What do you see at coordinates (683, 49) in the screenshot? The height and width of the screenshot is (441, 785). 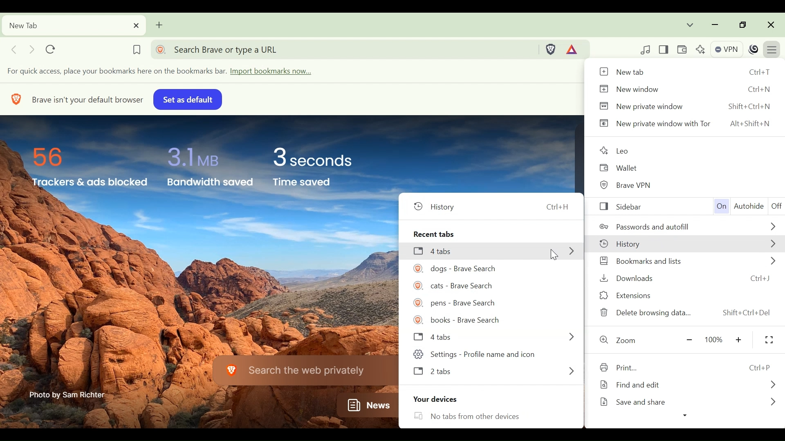 I see `Wallet` at bounding box center [683, 49].